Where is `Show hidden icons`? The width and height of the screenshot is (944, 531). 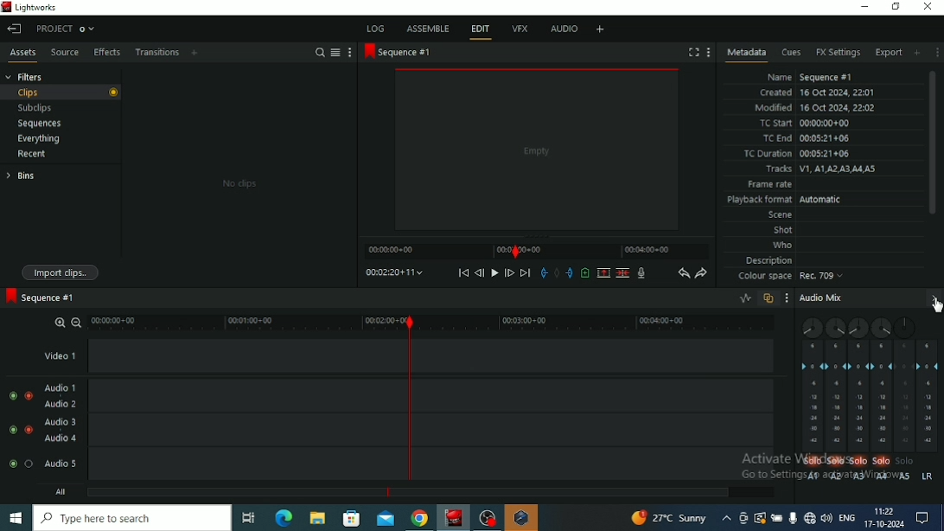
Show hidden icons is located at coordinates (726, 518).